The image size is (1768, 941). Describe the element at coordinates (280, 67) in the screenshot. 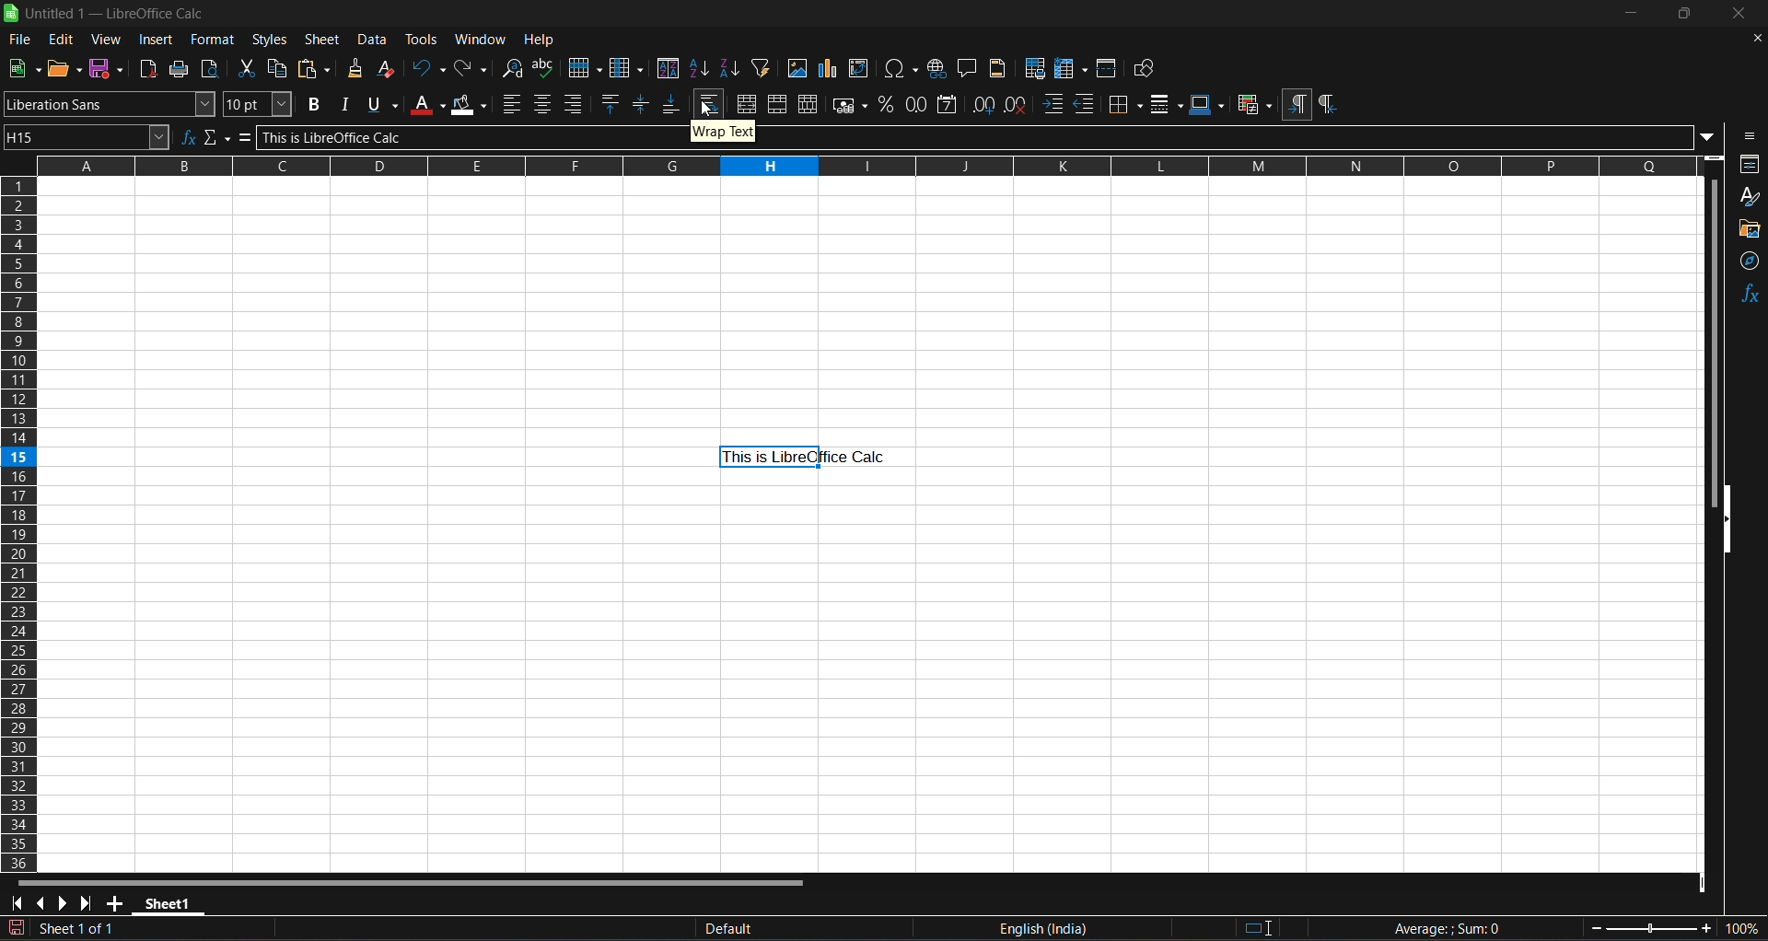

I see `copy` at that location.